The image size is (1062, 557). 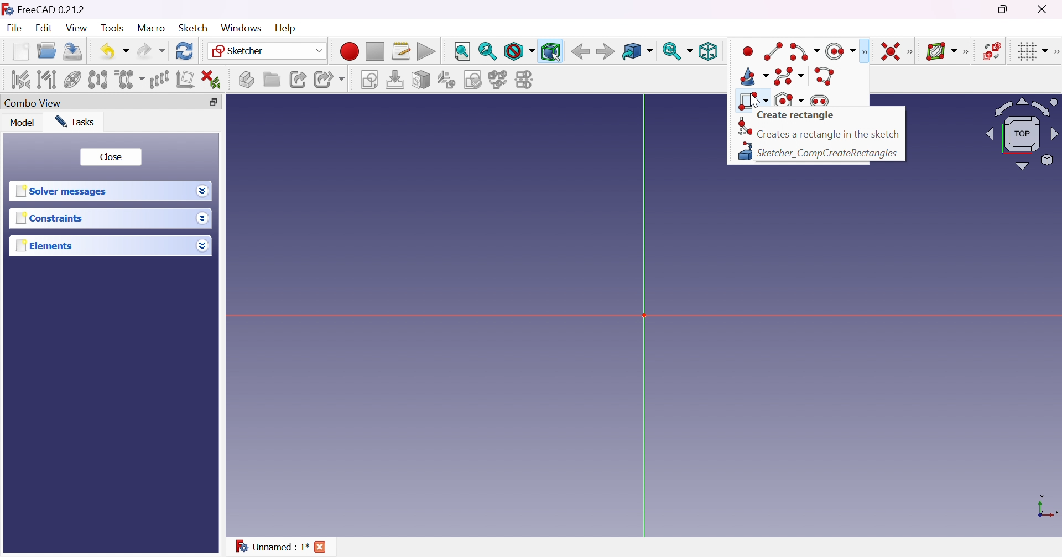 What do you see at coordinates (965, 9) in the screenshot?
I see `Minimize` at bounding box center [965, 9].